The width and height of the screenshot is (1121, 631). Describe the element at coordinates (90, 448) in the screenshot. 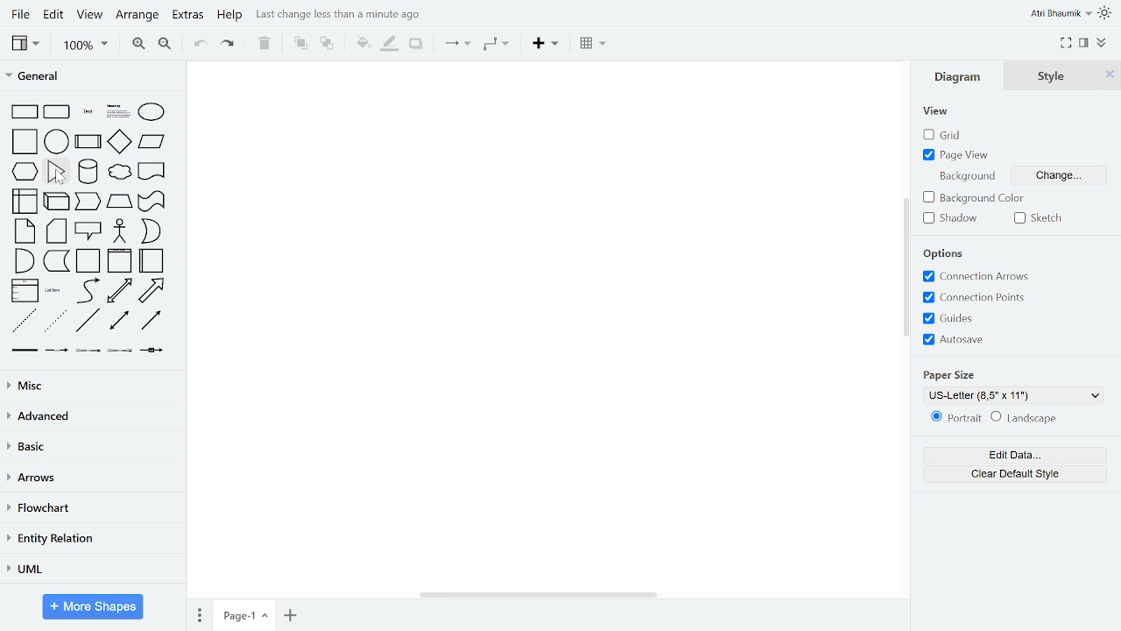

I see `basic` at that location.